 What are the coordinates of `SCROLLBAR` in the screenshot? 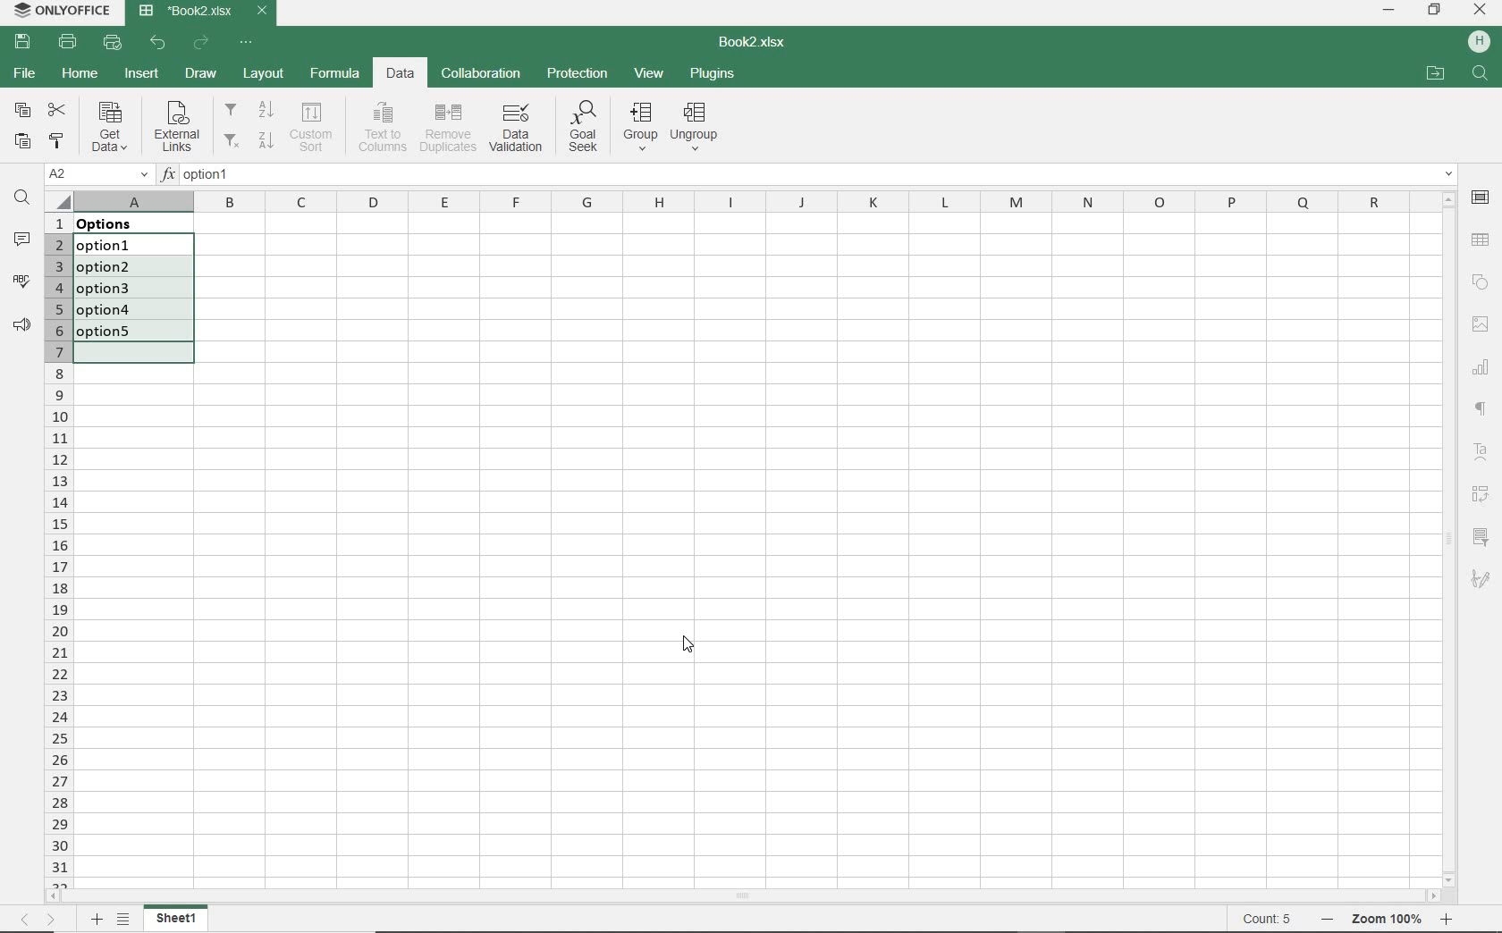 It's located at (743, 895).